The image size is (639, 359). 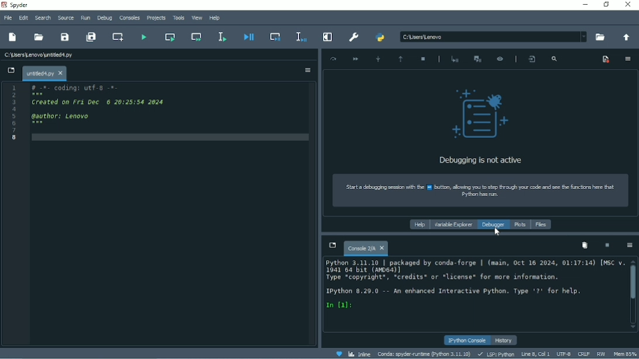 I want to click on Inline, so click(x=359, y=354).